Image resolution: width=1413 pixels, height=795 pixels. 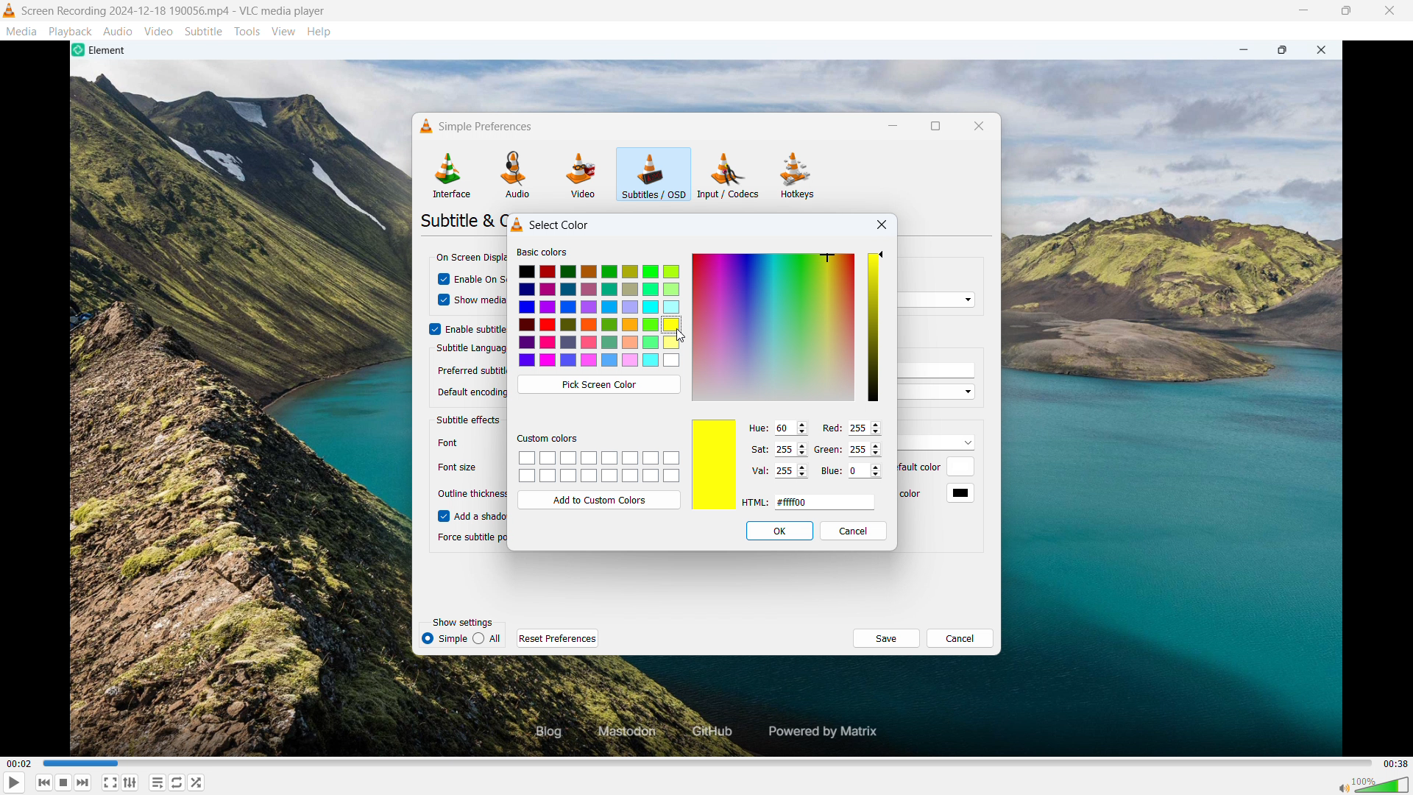 I want to click on Hue:, so click(x=756, y=428).